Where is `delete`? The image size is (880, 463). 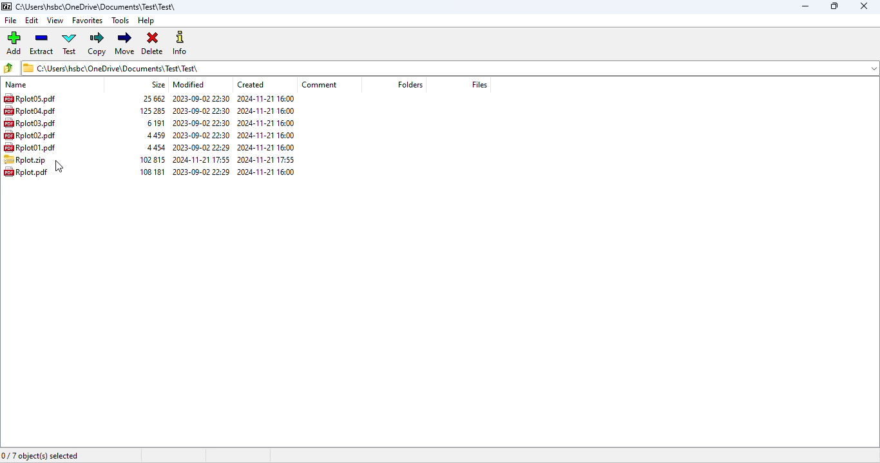 delete is located at coordinates (152, 43).